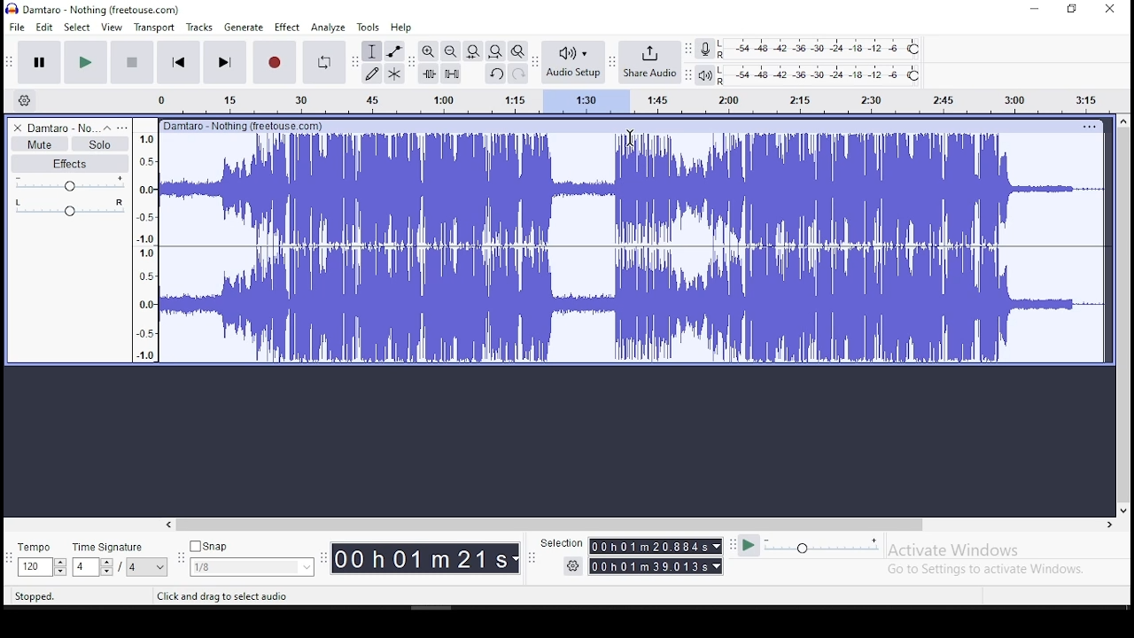 This screenshot has width=1134, height=638. Describe the element at coordinates (34, 568) in the screenshot. I see `120` at that location.